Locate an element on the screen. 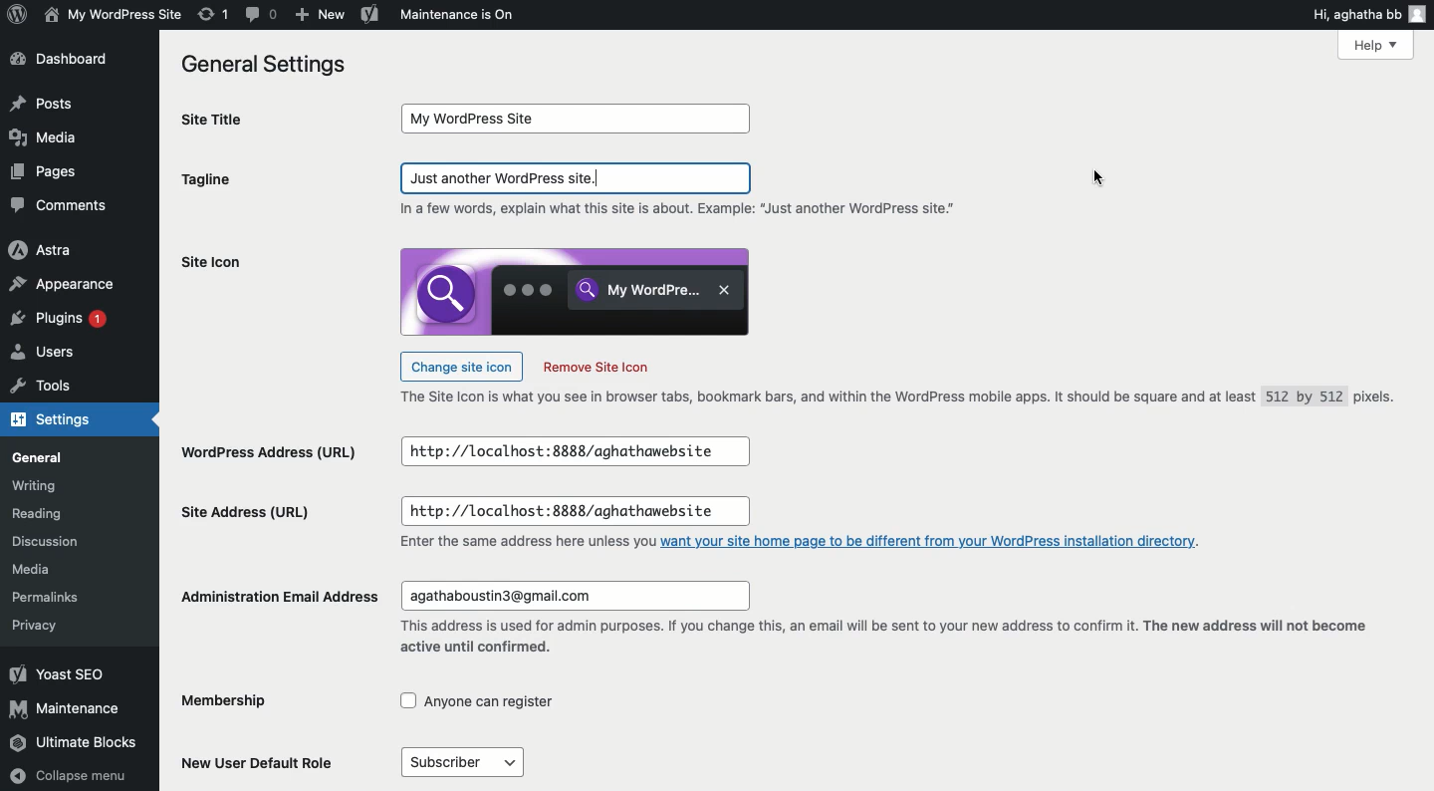 This screenshot has height=791, width=1434. Users is located at coordinates (46, 355).